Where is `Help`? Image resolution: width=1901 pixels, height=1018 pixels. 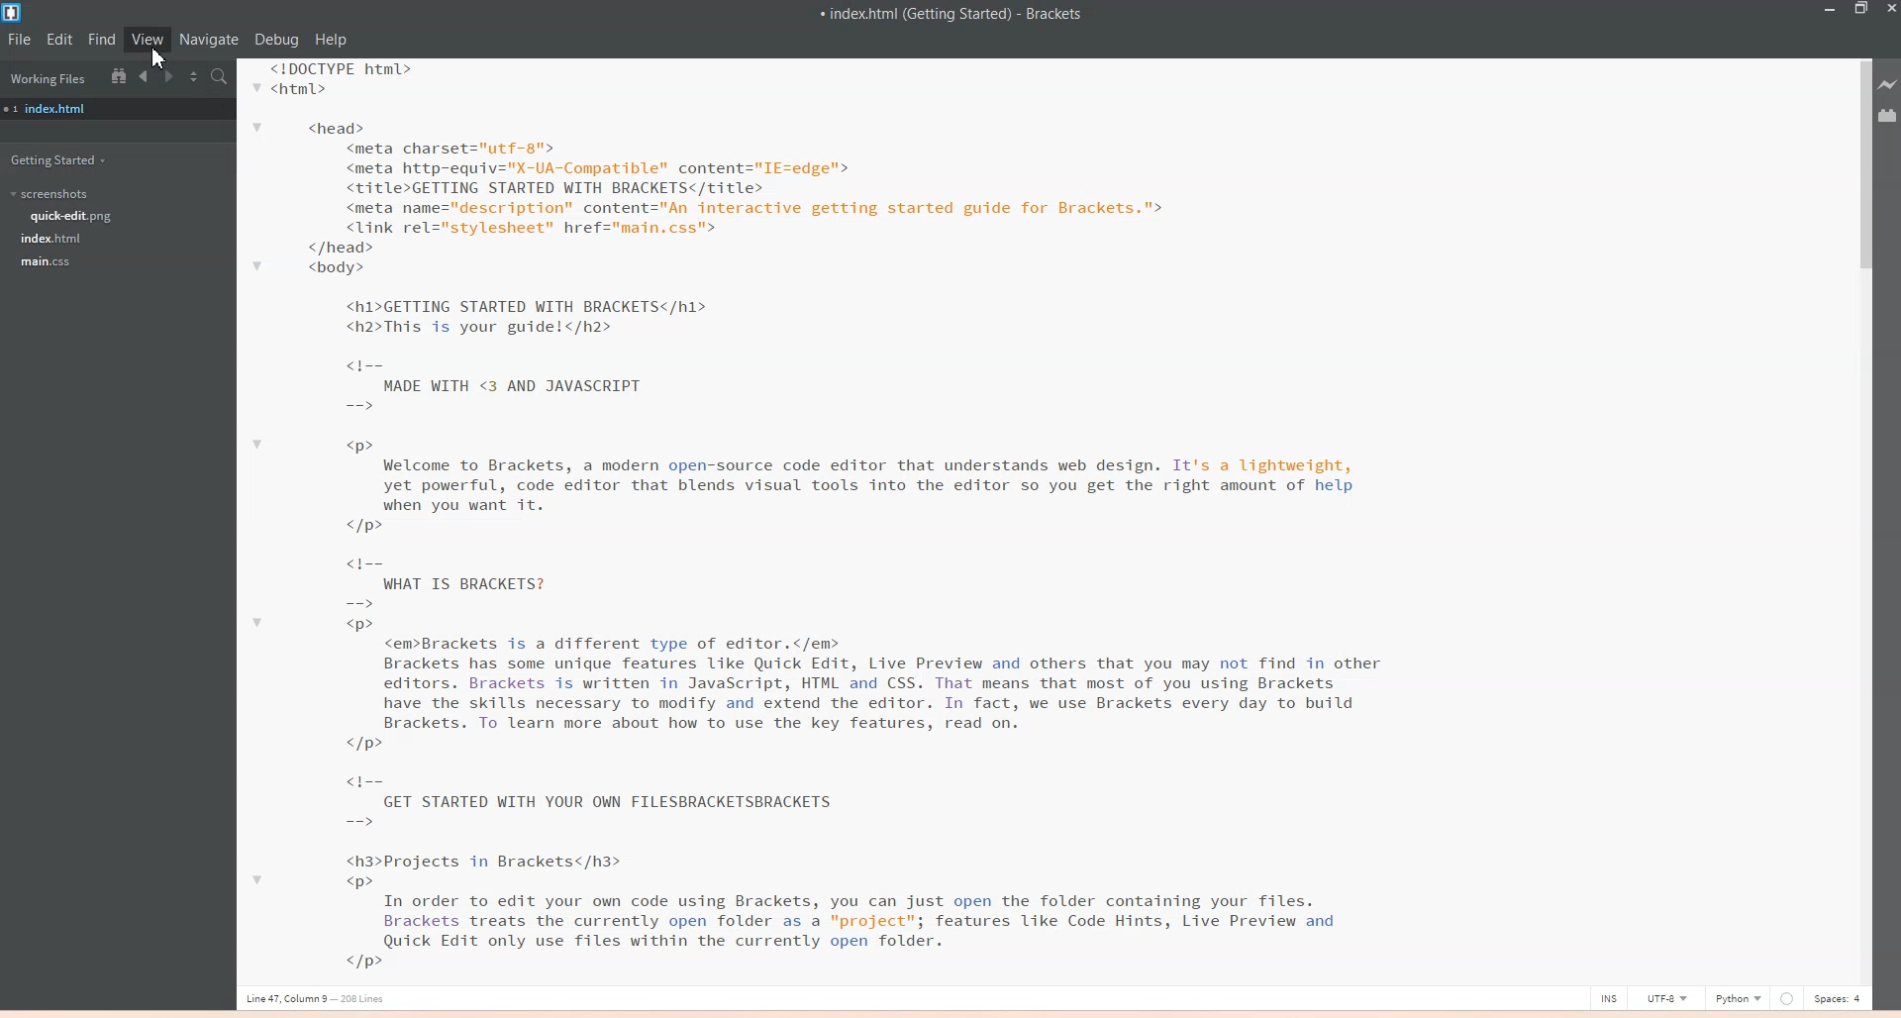
Help is located at coordinates (332, 40).